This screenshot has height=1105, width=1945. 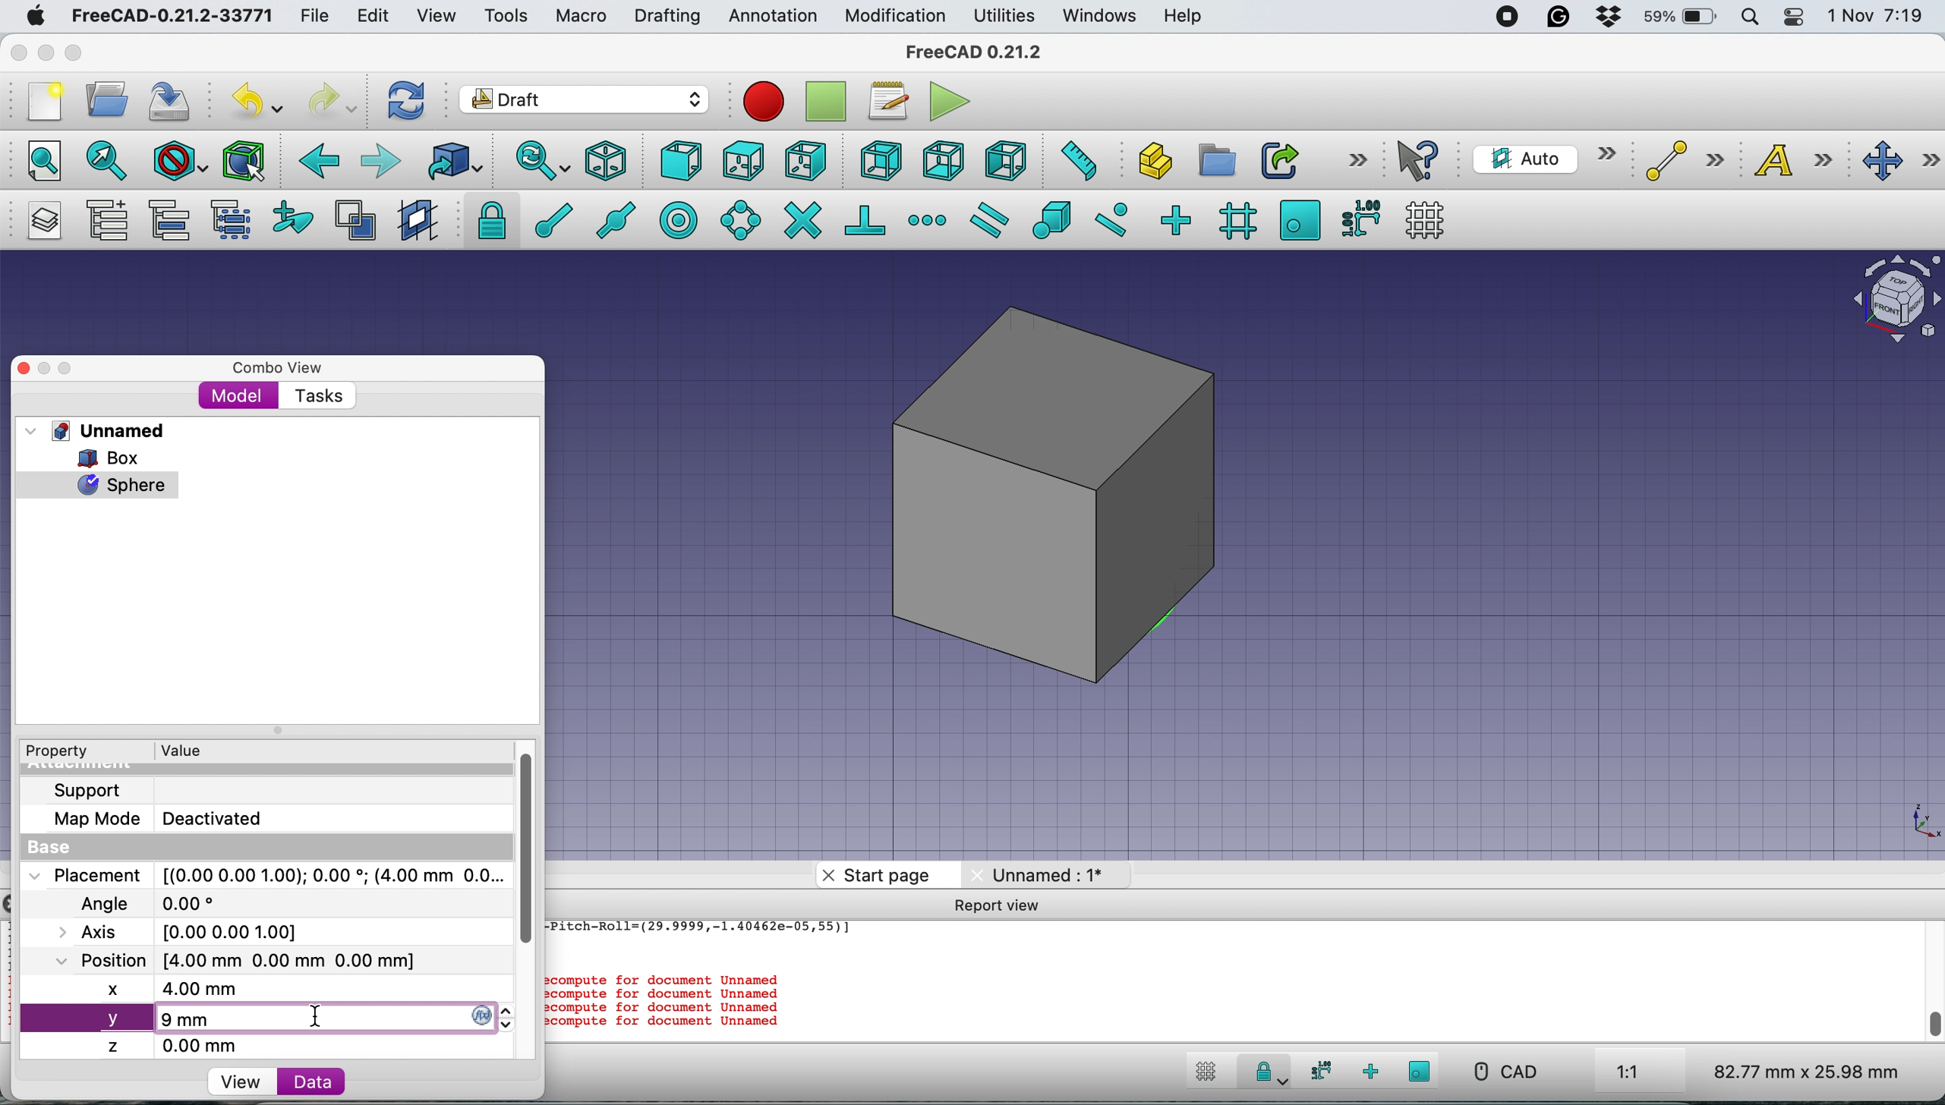 I want to click on scroll bar, so click(x=1931, y=983).